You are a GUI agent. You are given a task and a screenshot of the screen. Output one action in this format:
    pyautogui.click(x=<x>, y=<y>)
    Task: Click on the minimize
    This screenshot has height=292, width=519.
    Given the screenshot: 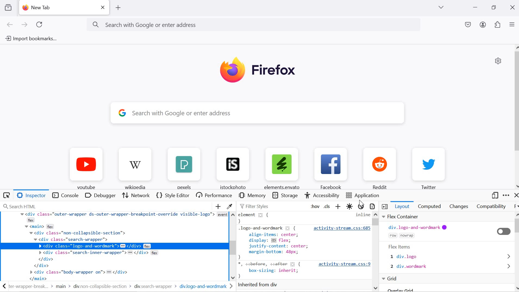 What is the action you would take?
    pyautogui.click(x=475, y=7)
    